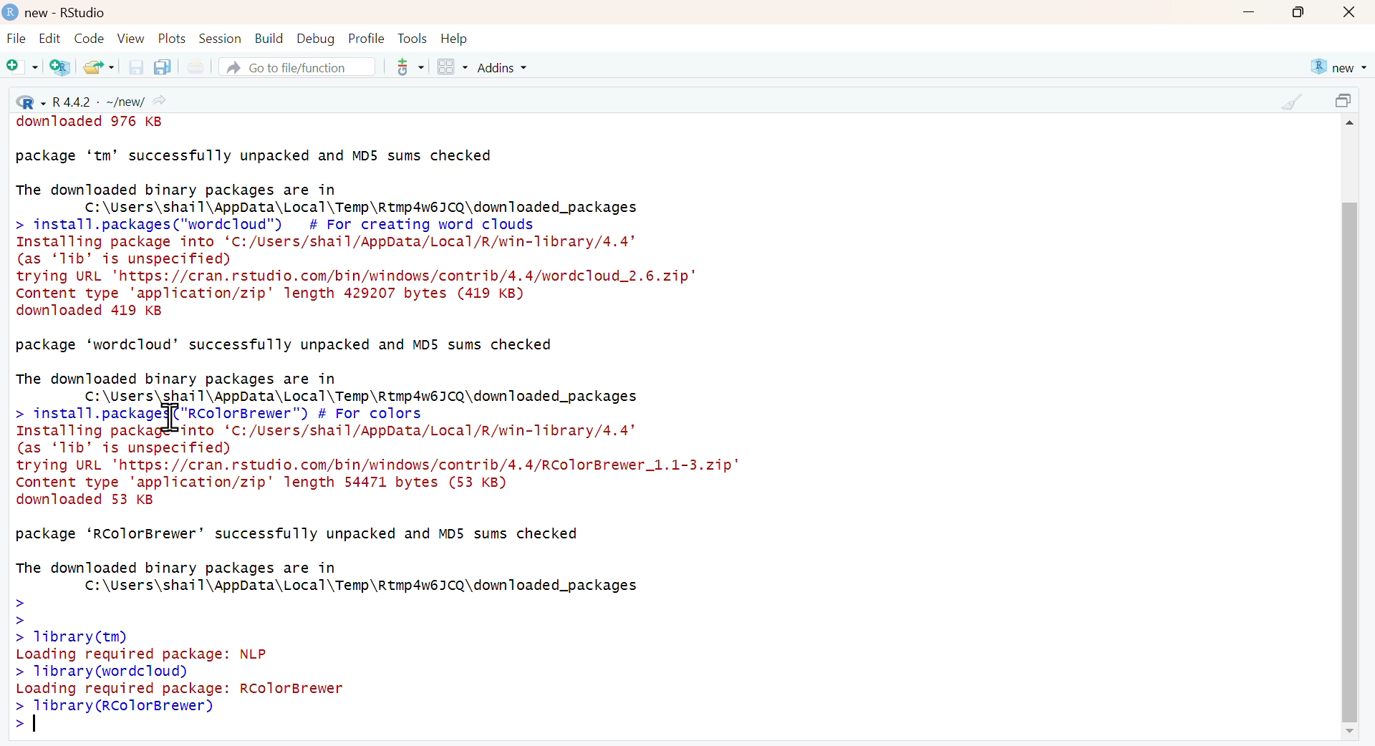  What do you see at coordinates (1354, 124) in the screenshot?
I see `scroll up` at bounding box center [1354, 124].